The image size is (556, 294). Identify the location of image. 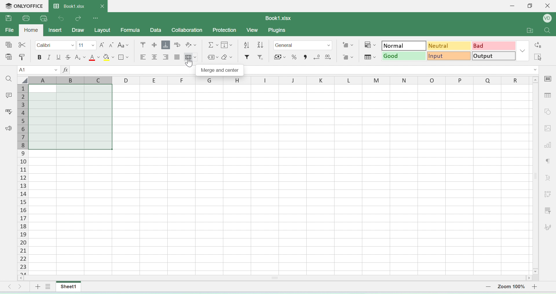
(548, 129).